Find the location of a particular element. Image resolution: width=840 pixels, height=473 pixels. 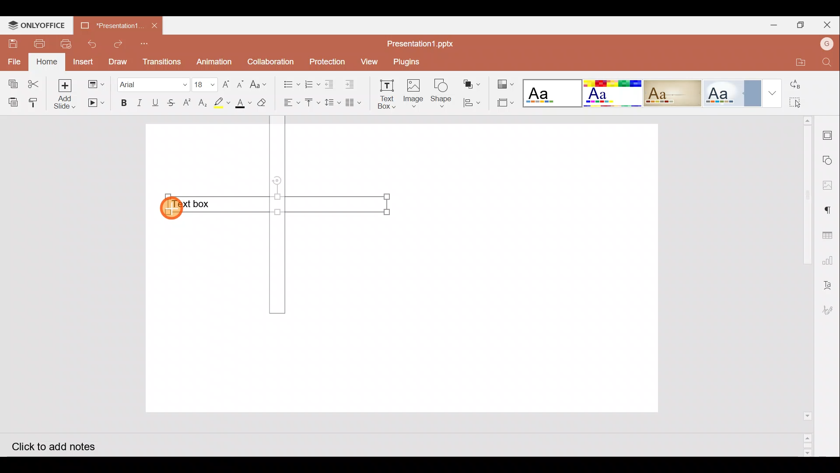

Bullets is located at coordinates (289, 82).